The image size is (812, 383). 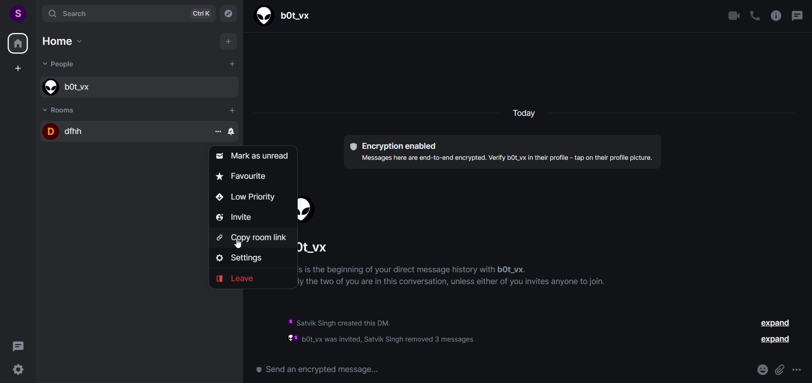 What do you see at coordinates (734, 16) in the screenshot?
I see `video call` at bounding box center [734, 16].